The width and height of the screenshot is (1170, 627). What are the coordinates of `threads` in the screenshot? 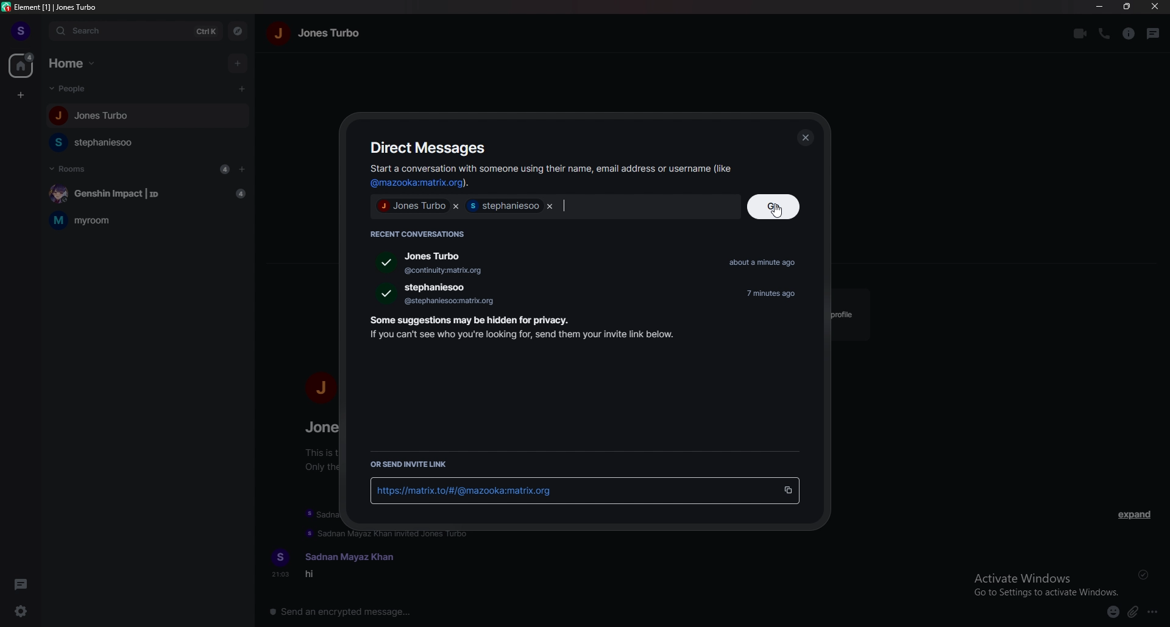 It's located at (1154, 34).